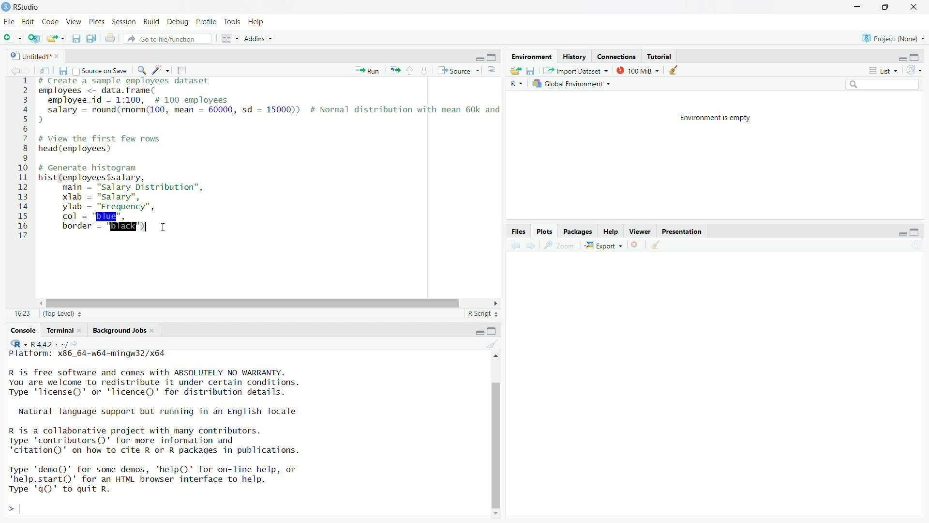 This screenshot has height=523, width=929. What do you see at coordinates (153, 331) in the screenshot?
I see `close` at bounding box center [153, 331].